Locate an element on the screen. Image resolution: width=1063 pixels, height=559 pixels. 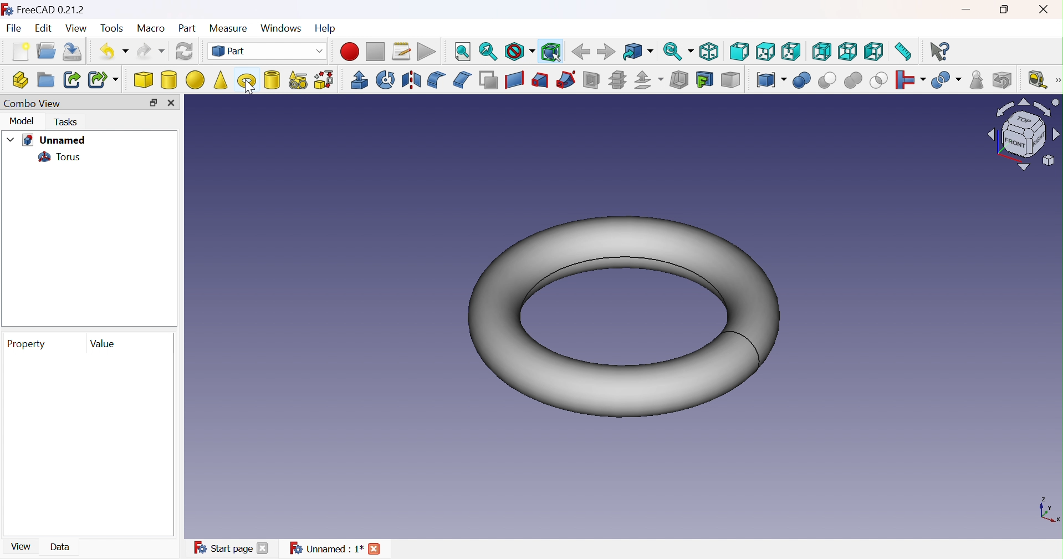
Left is located at coordinates (875, 52).